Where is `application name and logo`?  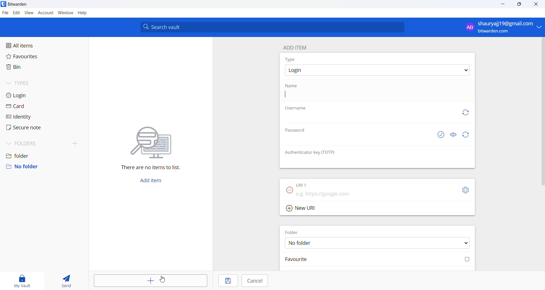
application name and logo is located at coordinates (21, 5).